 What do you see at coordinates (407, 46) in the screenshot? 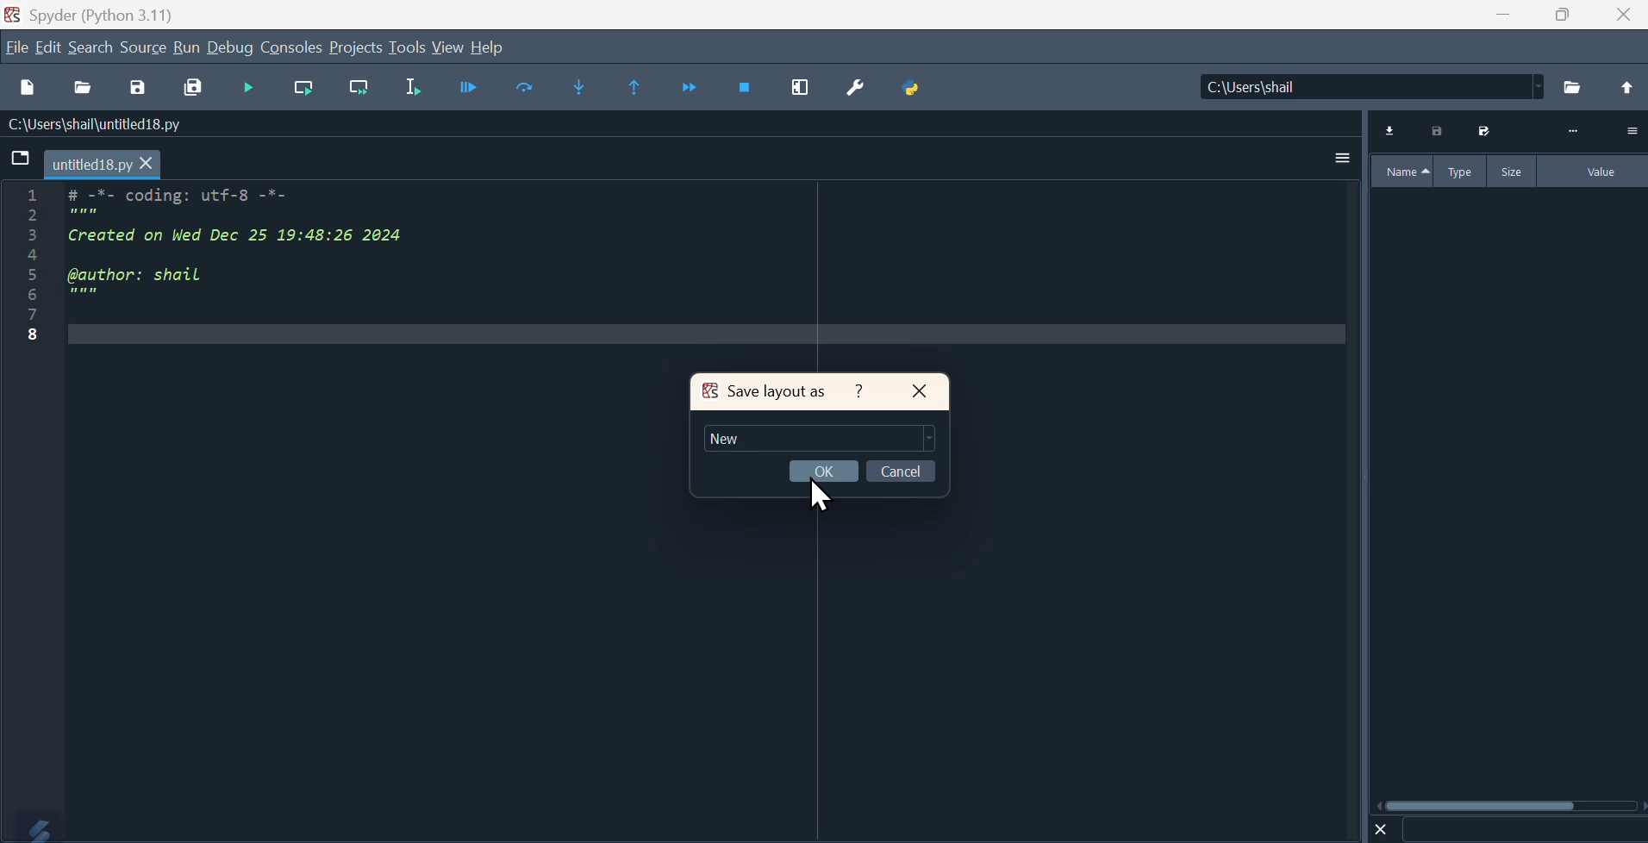
I see `Tools` at bounding box center [407, 46].